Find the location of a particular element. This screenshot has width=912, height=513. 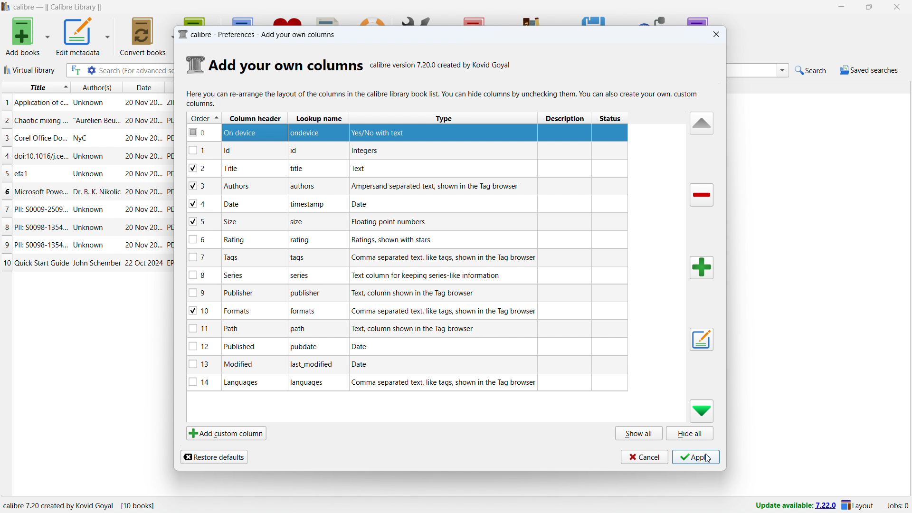

title is located at coordinates (42, 155).